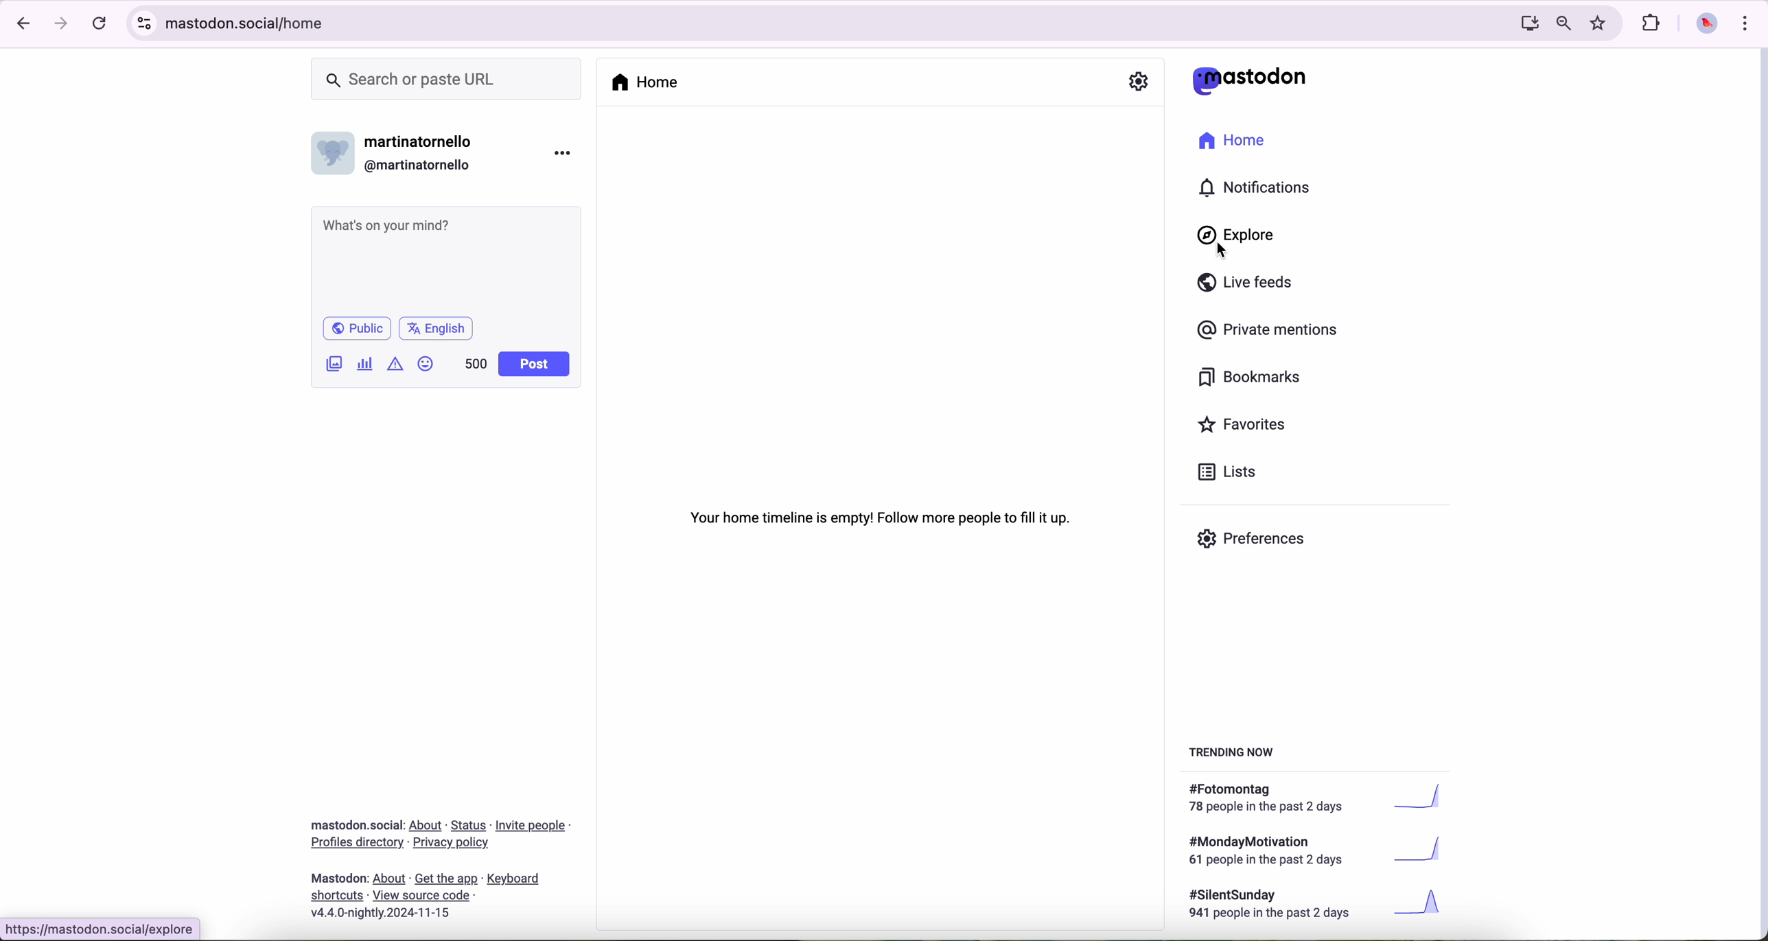 The width and height of the screenshot is (1768, 941). What do you see at coordinates (397, 363) in the screenshot?
I see `icon` at bounding box center [397, 363].